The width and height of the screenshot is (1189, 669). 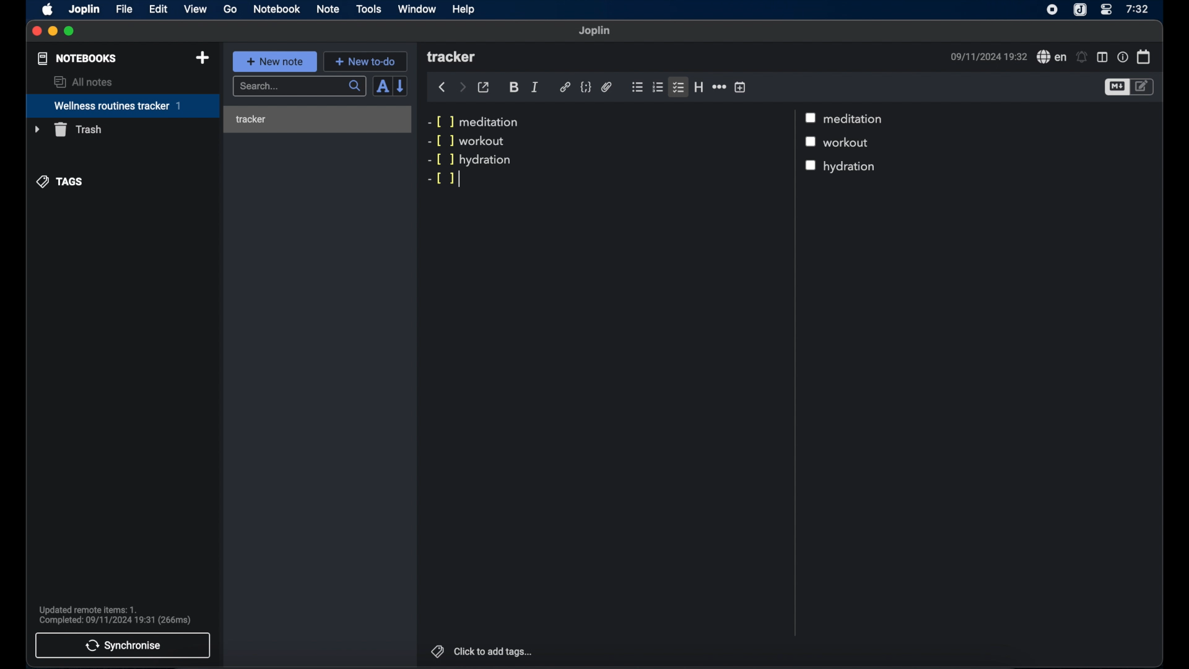 I want to click on file, so click(x=124, y=9).